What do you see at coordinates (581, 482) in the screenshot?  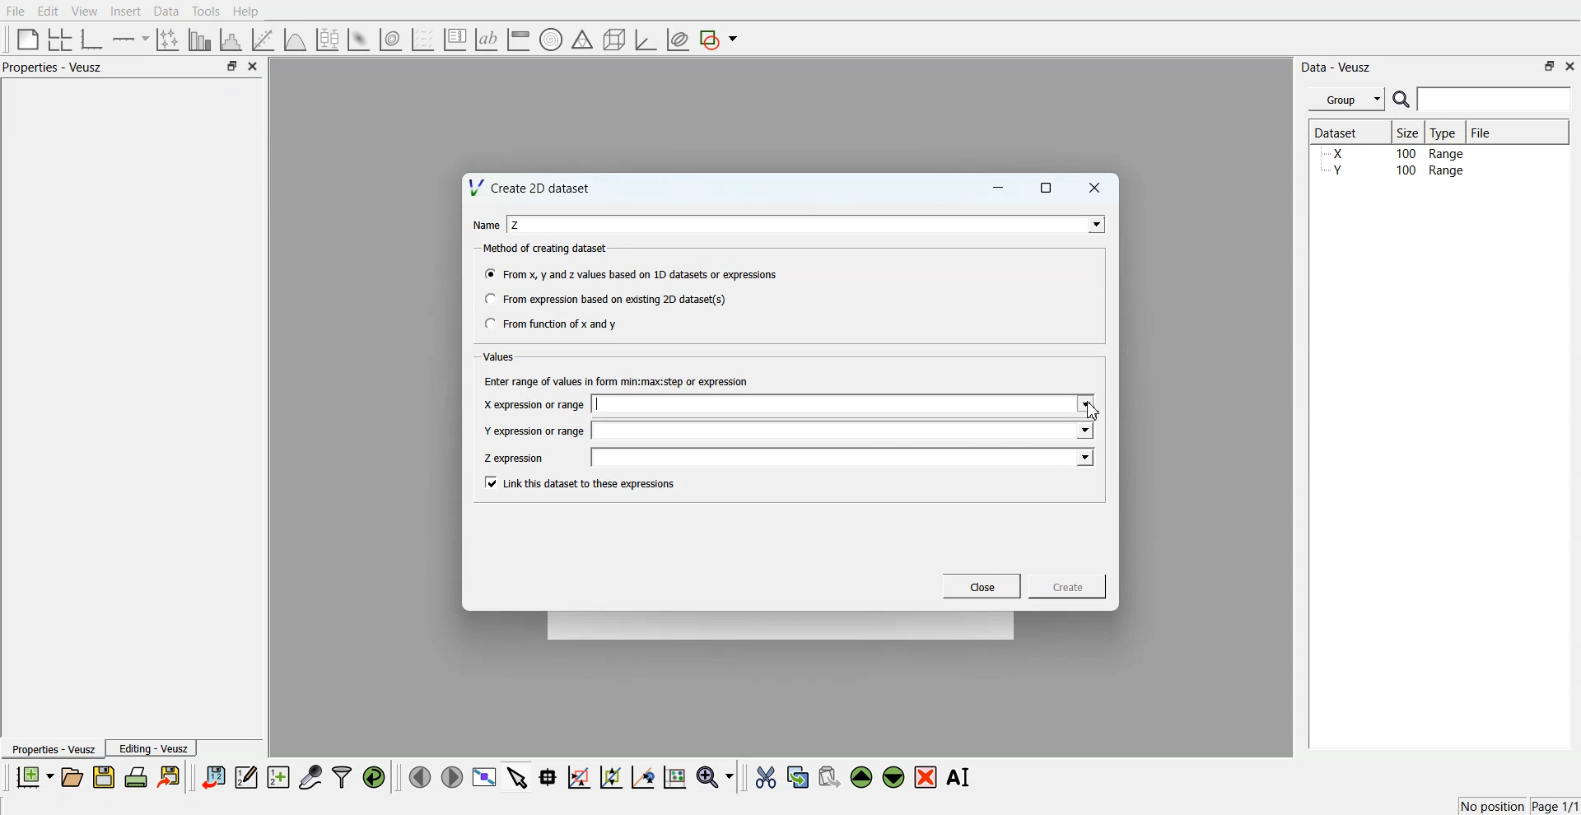 I see `il [Link this dataset to these expressions` at bounding box center [581, 482].